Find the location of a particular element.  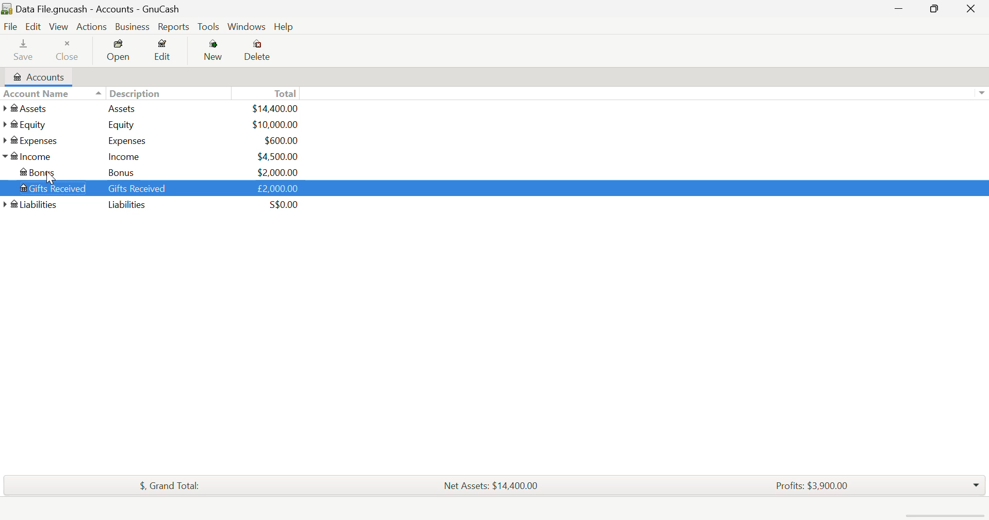

Business is located at coordinates (131, 26).